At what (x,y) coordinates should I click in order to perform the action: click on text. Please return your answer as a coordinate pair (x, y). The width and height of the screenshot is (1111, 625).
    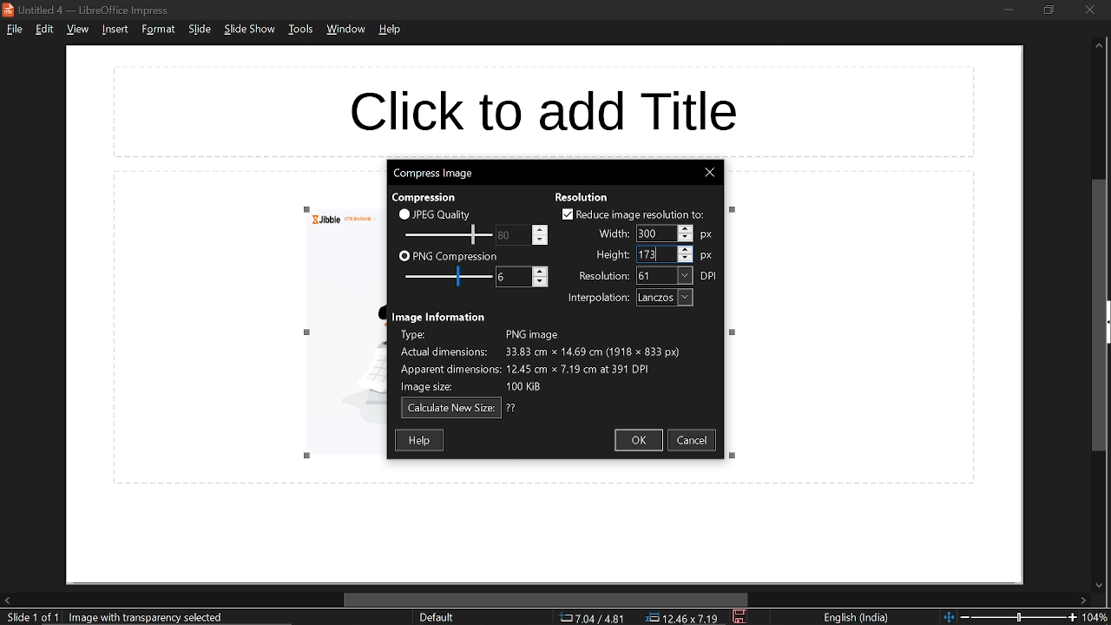
    Looking at the image, I should click on (598, 299).